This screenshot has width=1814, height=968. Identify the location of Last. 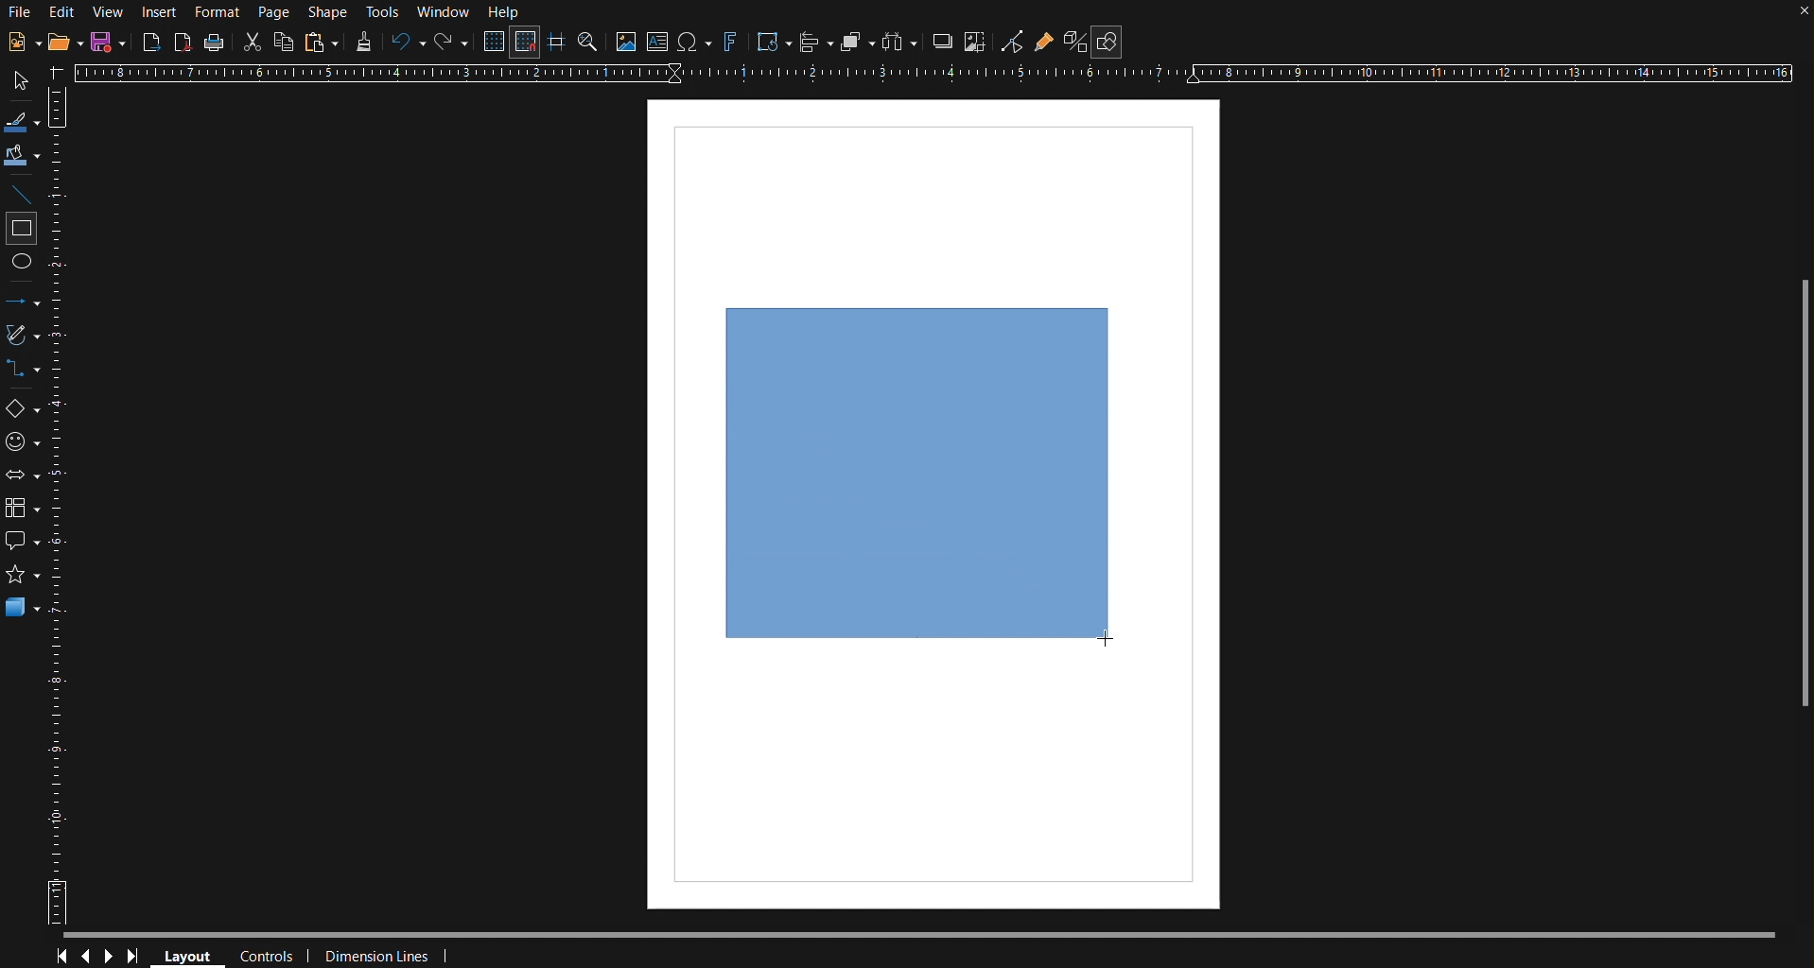
(138, 957).